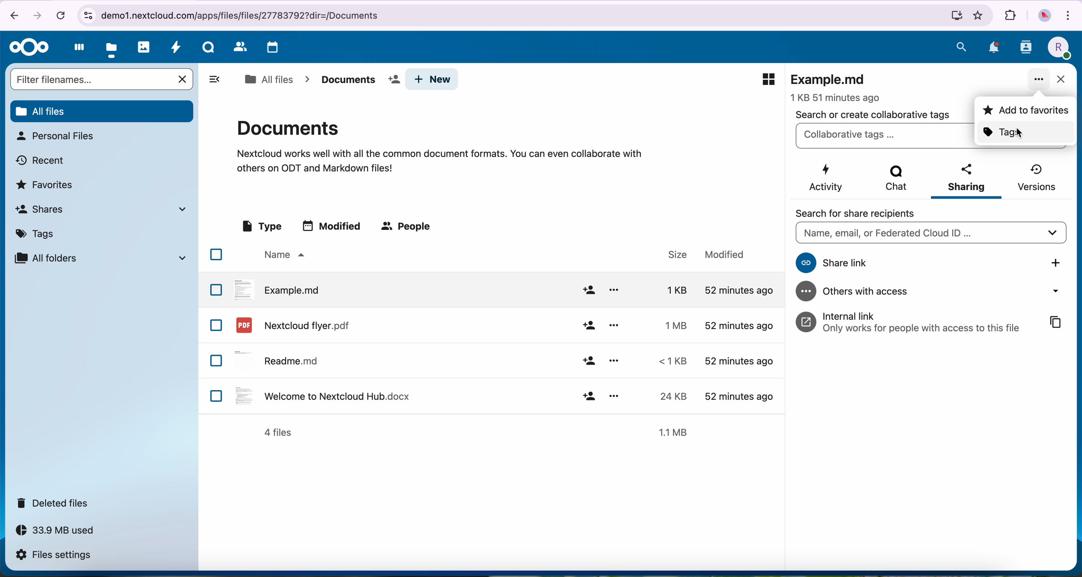 This screenshot has width=1082, height=577. Describe the element at coordinates (676, 431) in the screenshot. I see `1.1MB` at that location.